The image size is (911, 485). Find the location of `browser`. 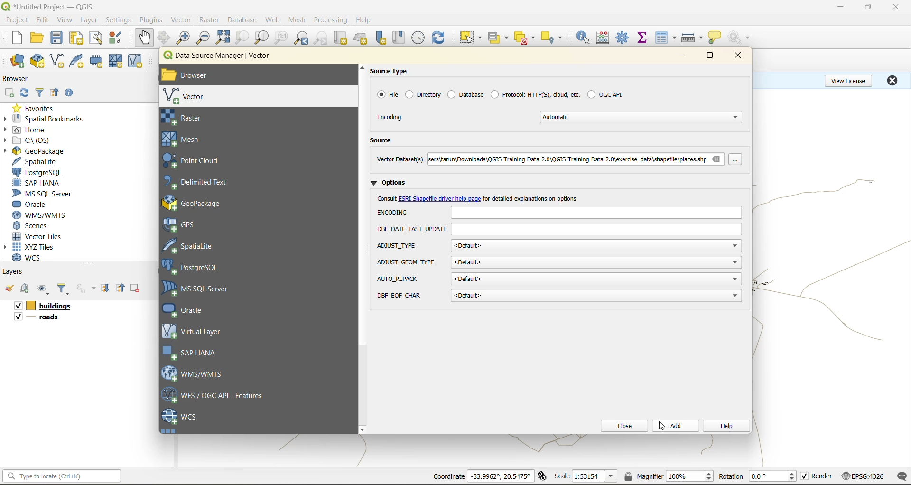

browser is located at coordinates (195, 76).